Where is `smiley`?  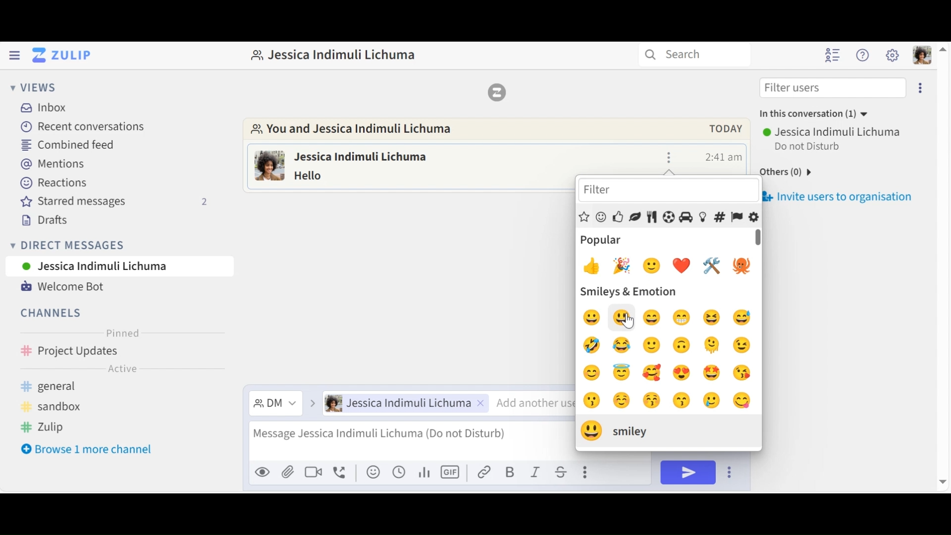
smiley is located at coordinates (655, 265).